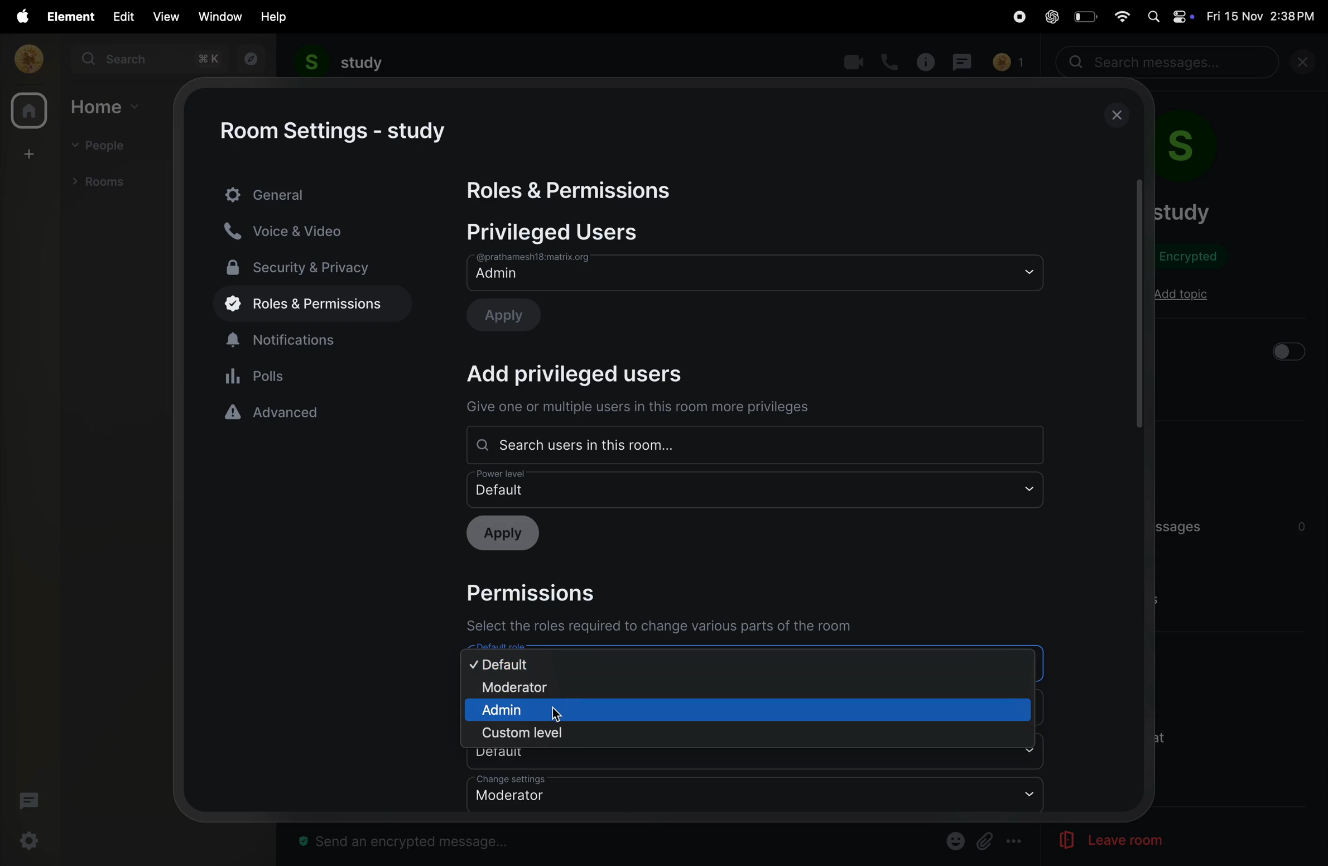 The image size is (1328, 866). I want to click on rooms, so click(104, 180).